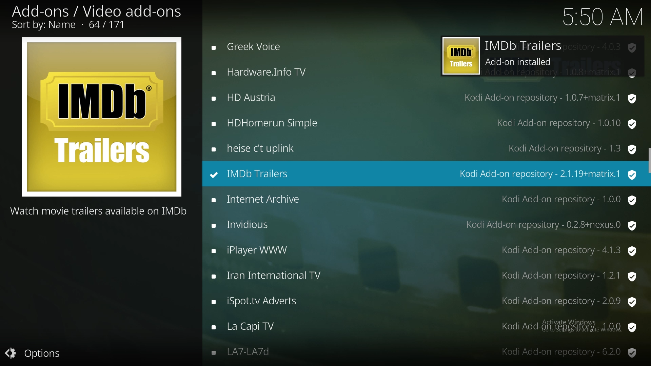  What do you see at coordinates (425, 46) in the screenshot?
I see `add on` at bounding box center [425, 46].